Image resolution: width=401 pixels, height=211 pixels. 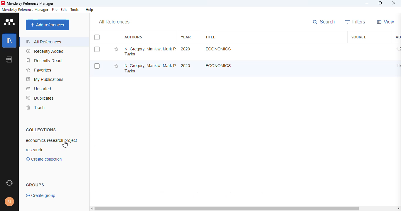 I want to click on year, so click(x=186, y=37).